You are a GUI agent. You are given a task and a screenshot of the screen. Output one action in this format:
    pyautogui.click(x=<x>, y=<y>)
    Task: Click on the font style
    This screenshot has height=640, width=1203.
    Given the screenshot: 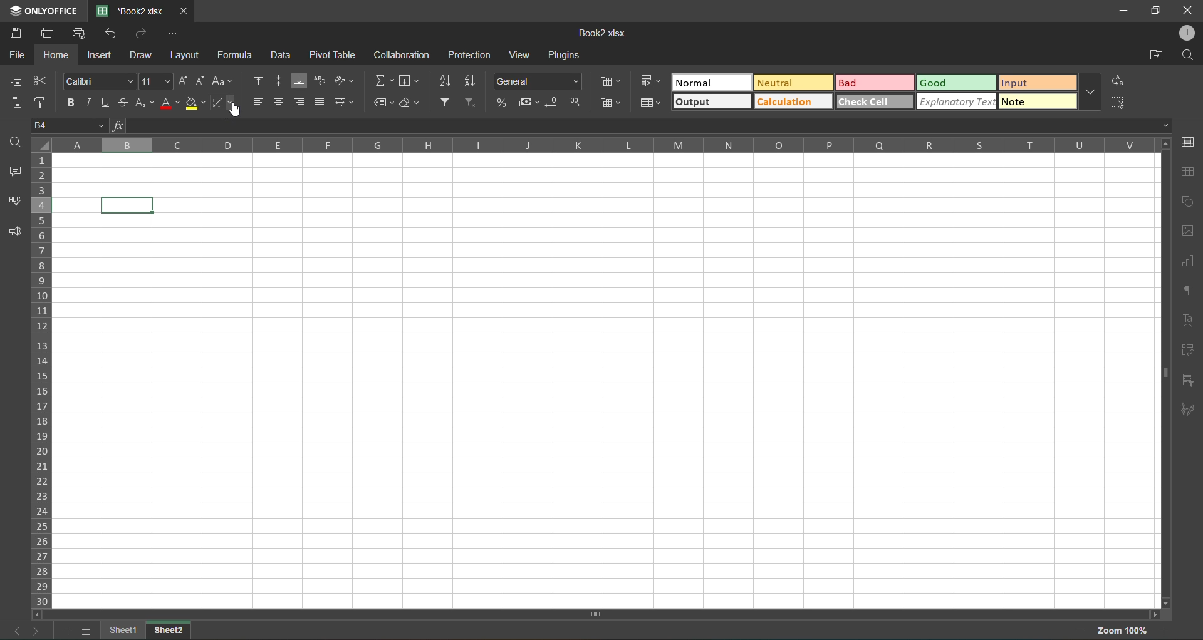 What is the action you would take?
    pyautogui.click(x=100, y=81)
    